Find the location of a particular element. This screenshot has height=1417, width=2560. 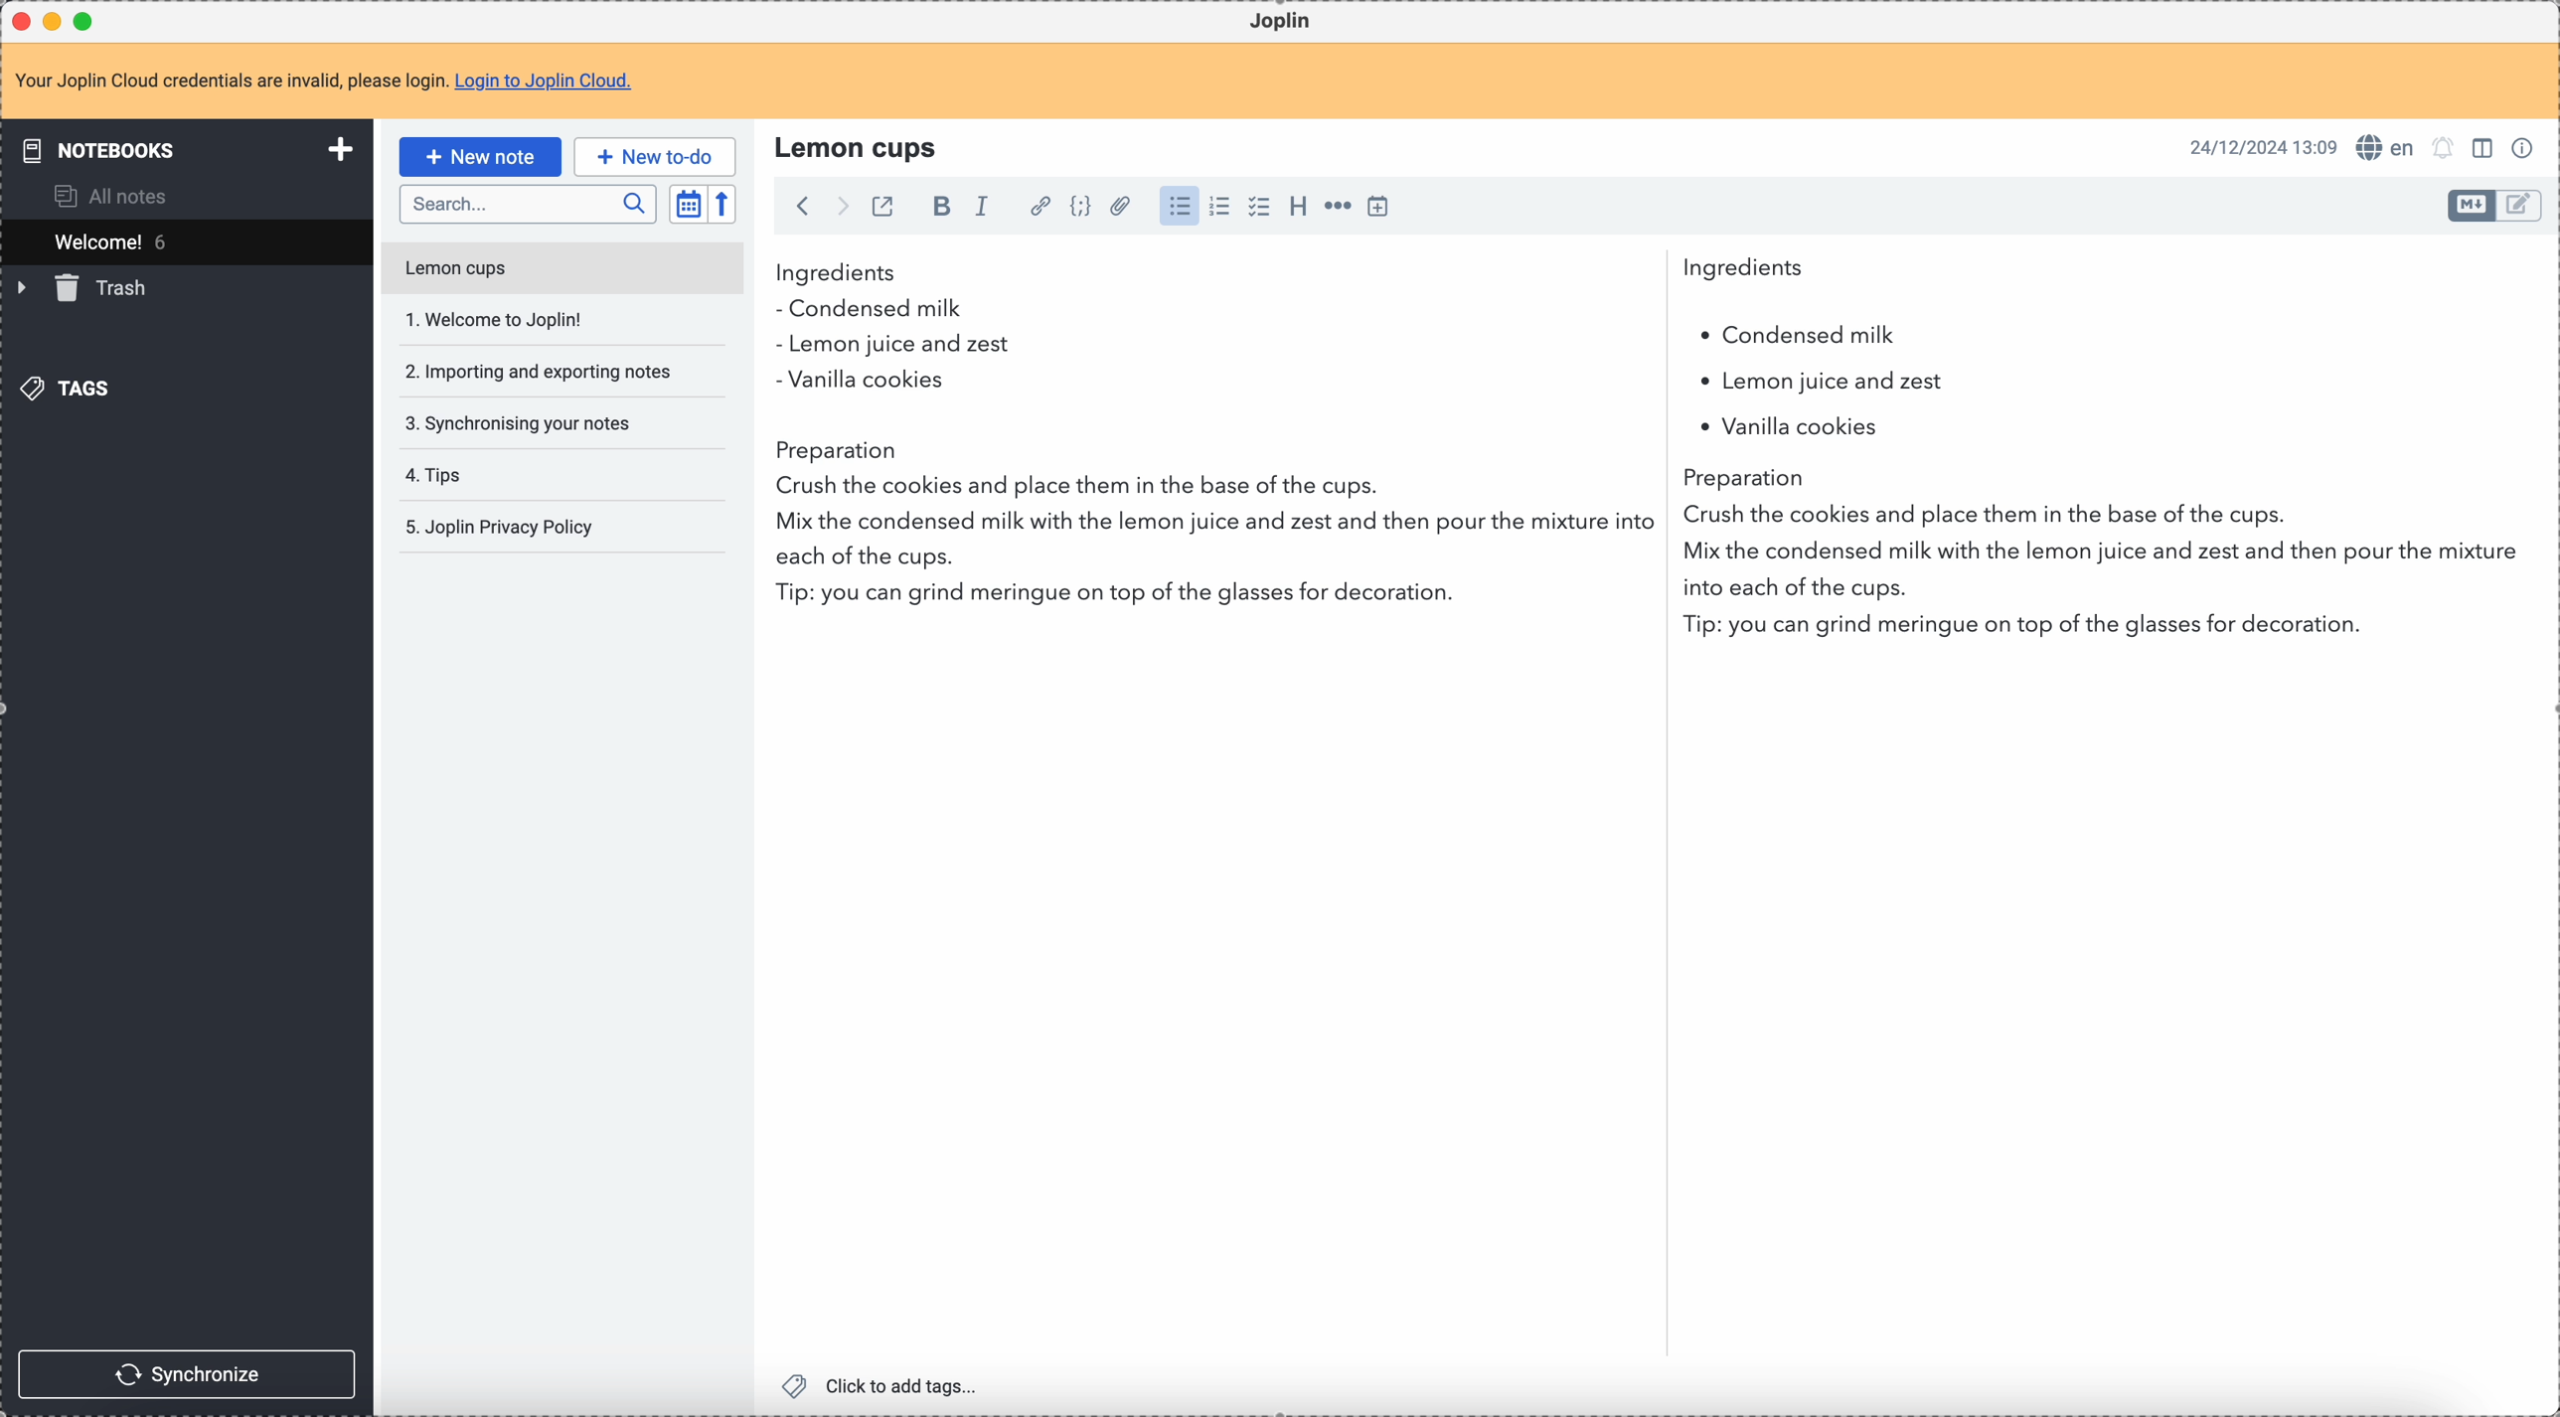

toggle edit layout is located at coordinates (2485, 146).